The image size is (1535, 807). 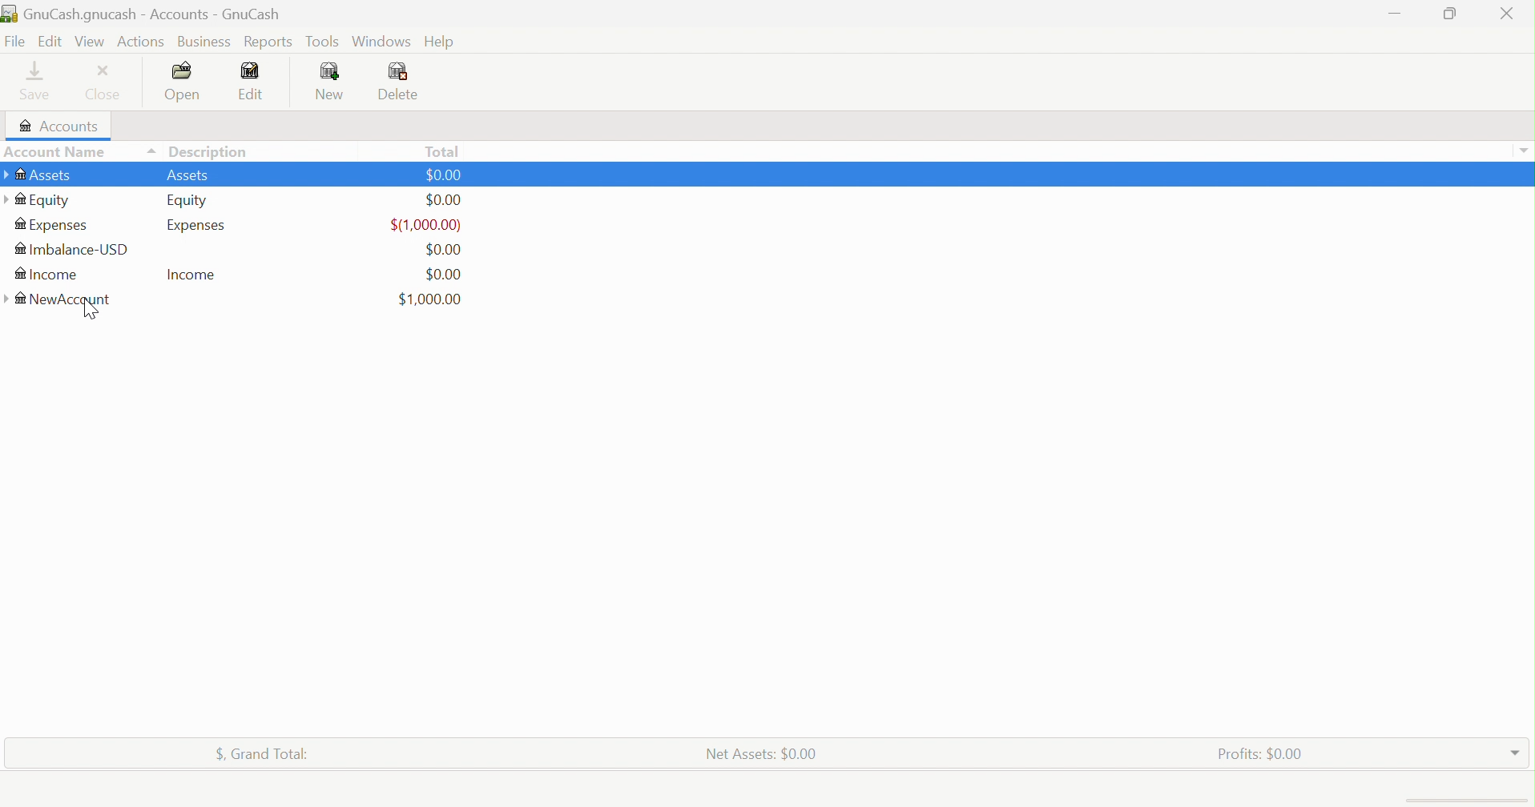 What do you see at coordinates (441, 150) in the screenshot?
I see `Total` at bounding box center [441, 150].